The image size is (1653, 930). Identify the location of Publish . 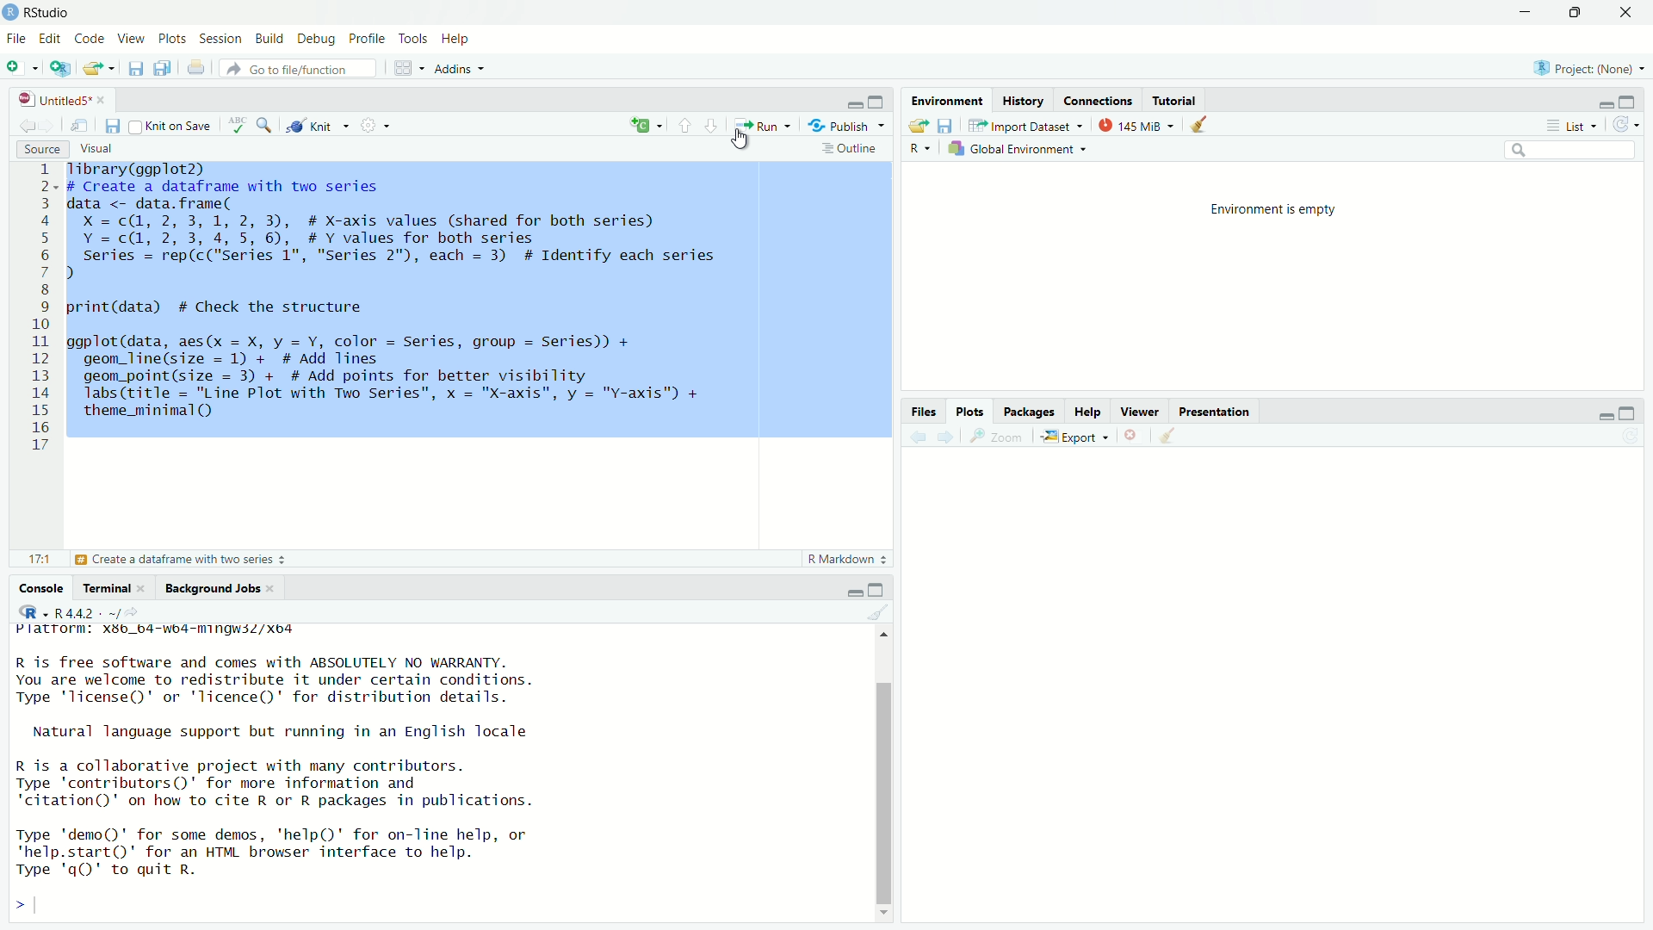
(848, 127).